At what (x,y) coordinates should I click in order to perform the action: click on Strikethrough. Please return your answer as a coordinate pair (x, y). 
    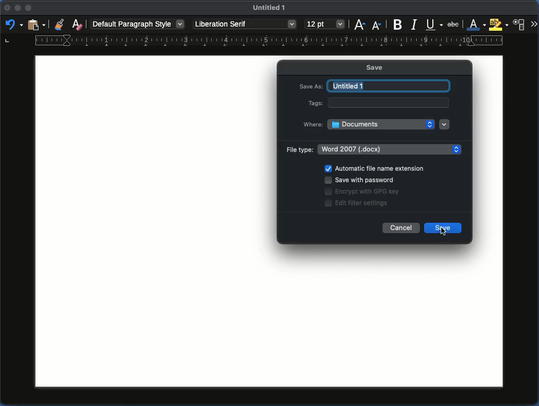
    Looking at the image, I should click on (454, 23).